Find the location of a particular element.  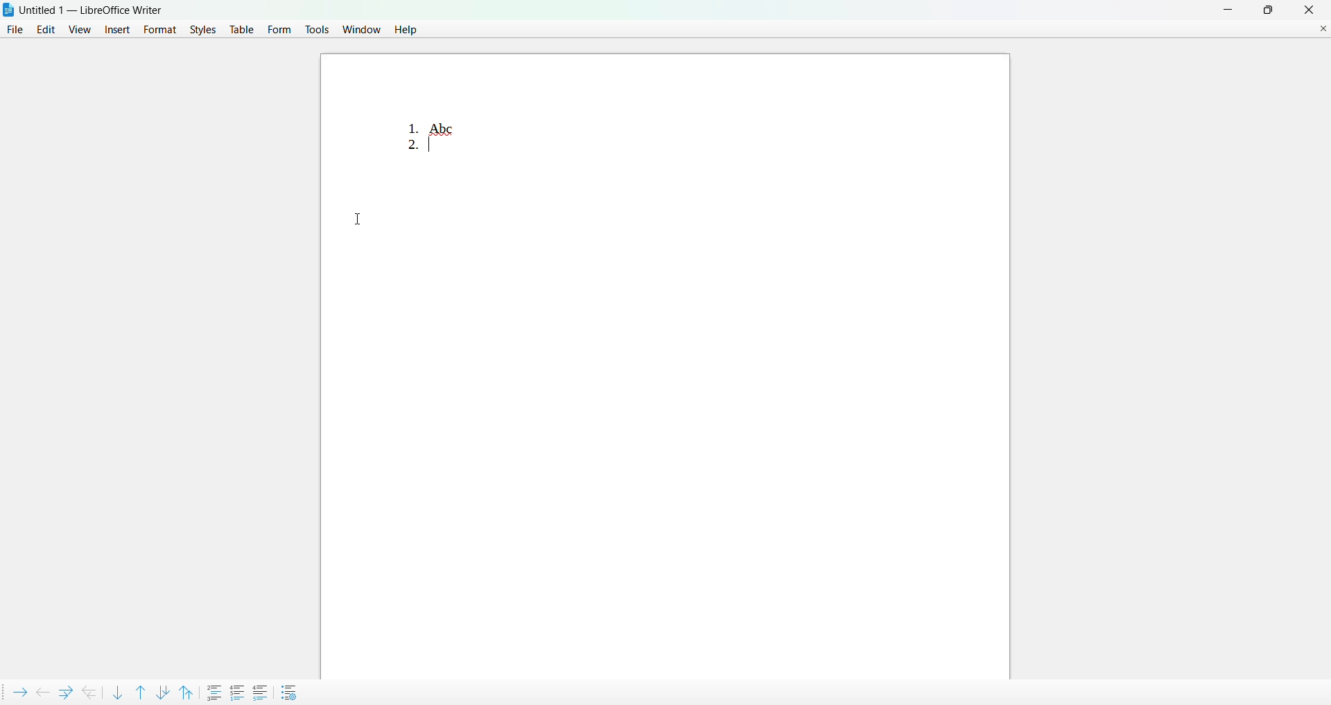

format is located at coordinates (157, 29).